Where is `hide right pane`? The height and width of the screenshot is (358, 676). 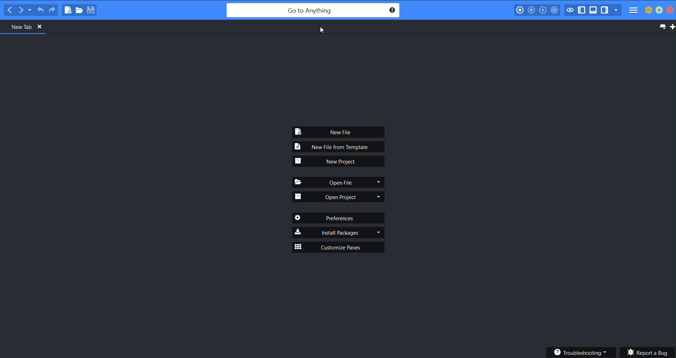
hide right pane is located at coordinates (606, 11).